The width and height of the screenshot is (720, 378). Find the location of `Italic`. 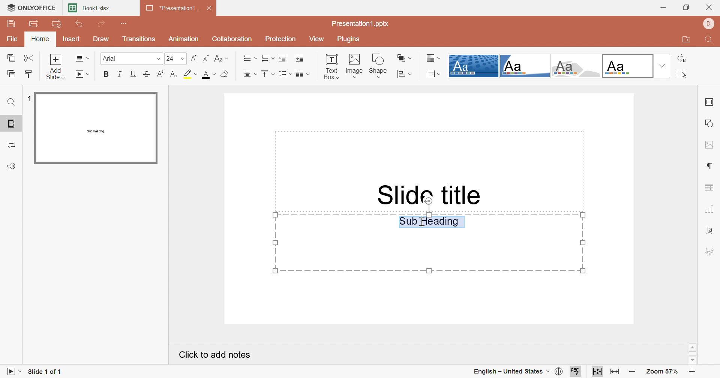

Italic is located at coordinates (121, 73).